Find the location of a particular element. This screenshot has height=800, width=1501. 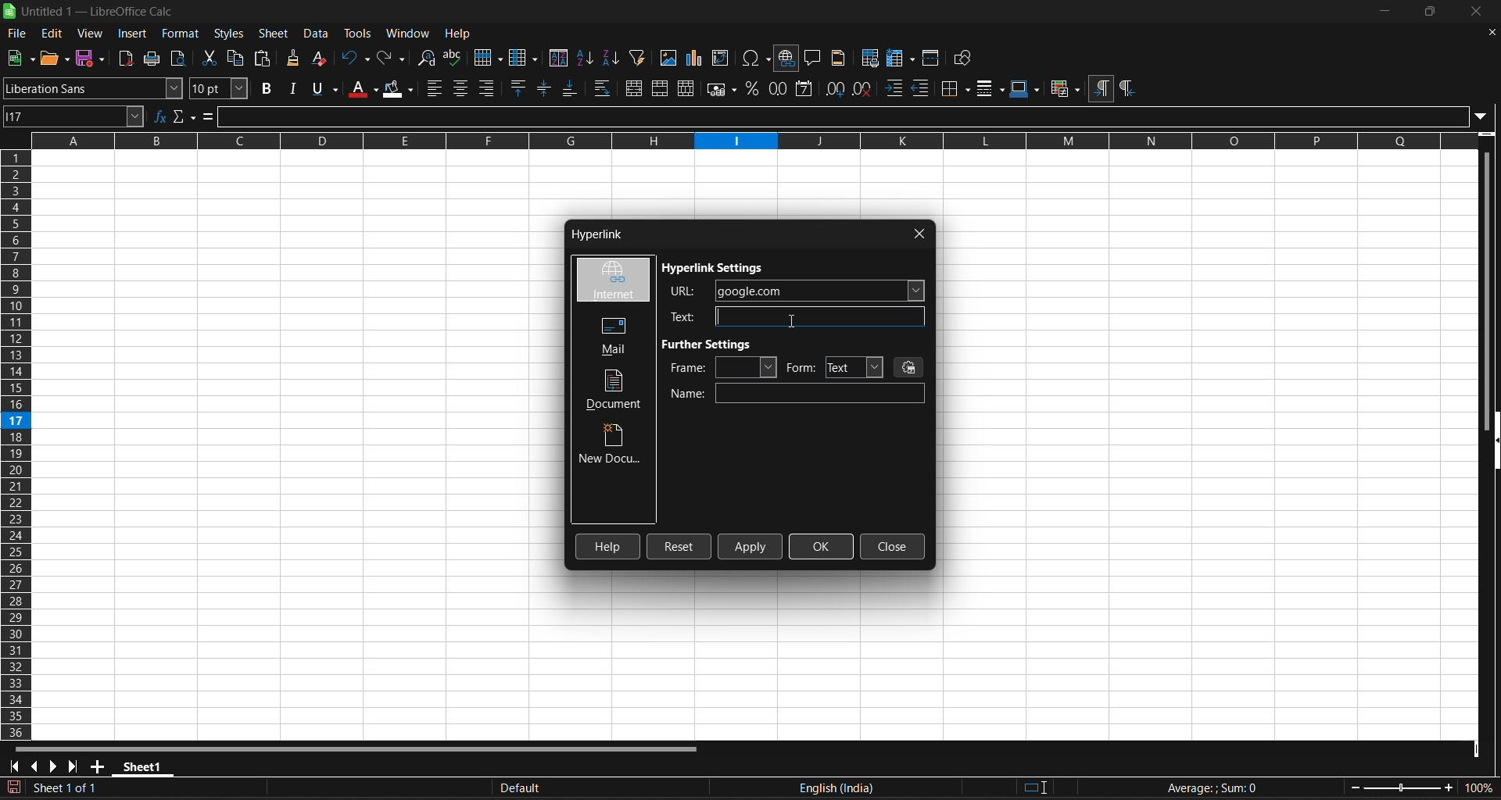

file is located at coordinates (17, 35).